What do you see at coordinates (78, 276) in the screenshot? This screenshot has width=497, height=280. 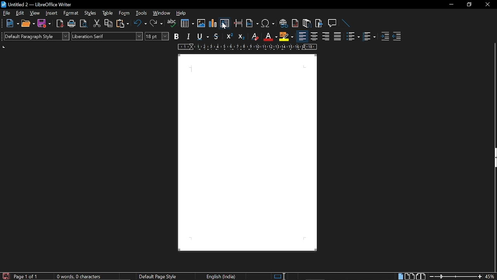 I see `0 words 0 character` at bounding box center [78, 276].